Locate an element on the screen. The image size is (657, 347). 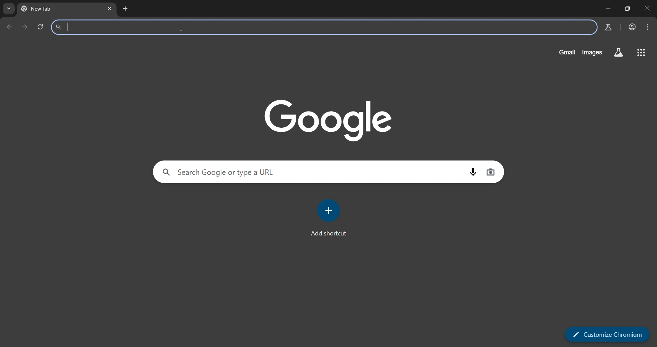
new tab is located at coordinates (127, 9).